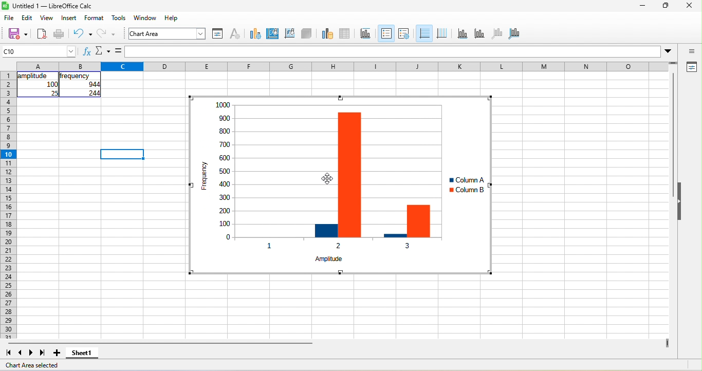 The width and height of the screenshot is (702, 371). What do you see at coordinates (94, 84) in the screenshot?
I see `044` at bounding box center [94, 84].